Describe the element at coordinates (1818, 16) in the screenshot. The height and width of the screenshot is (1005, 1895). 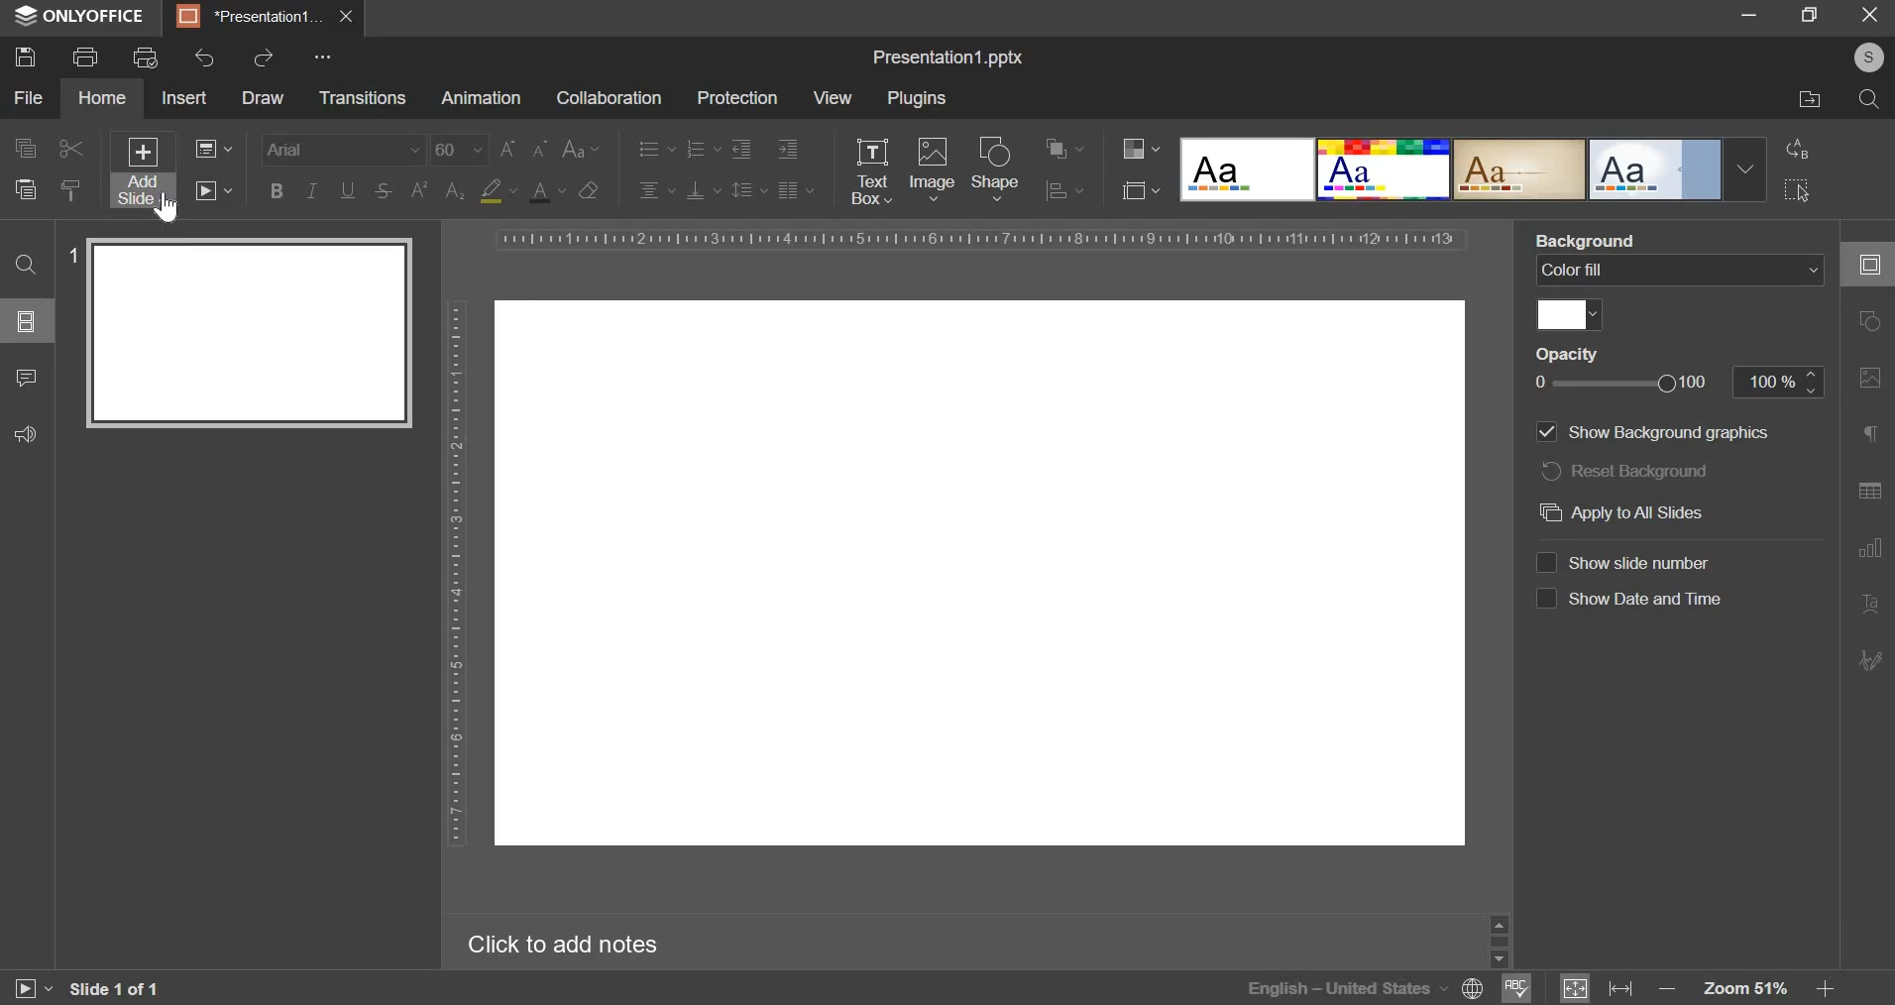
I see `full screen` at that location.